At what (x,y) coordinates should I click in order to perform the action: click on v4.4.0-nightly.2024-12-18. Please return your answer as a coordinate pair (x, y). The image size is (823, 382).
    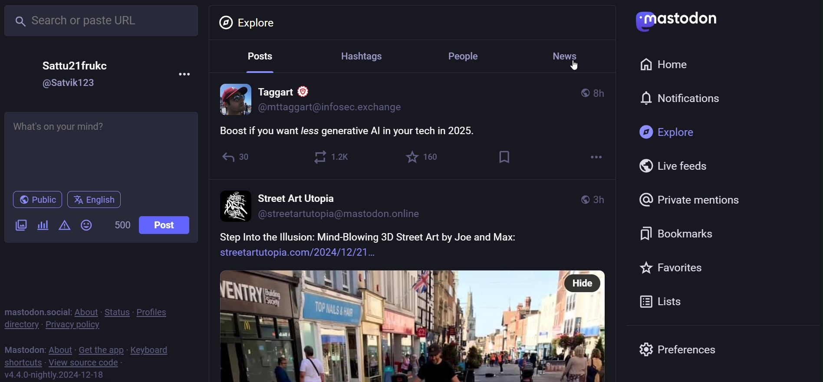
    Looking at the image, I should click on (52, 375).